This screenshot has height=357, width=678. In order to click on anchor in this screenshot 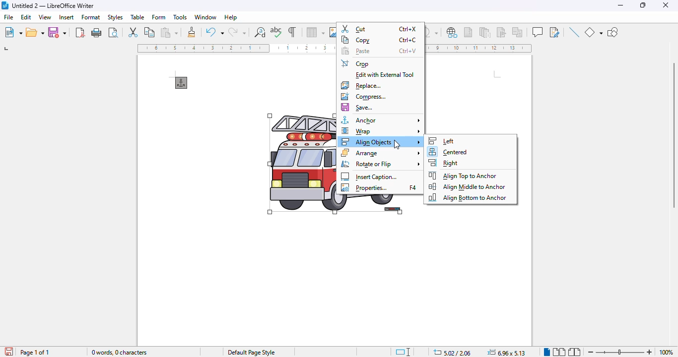, I will do `click(182, 83)`.